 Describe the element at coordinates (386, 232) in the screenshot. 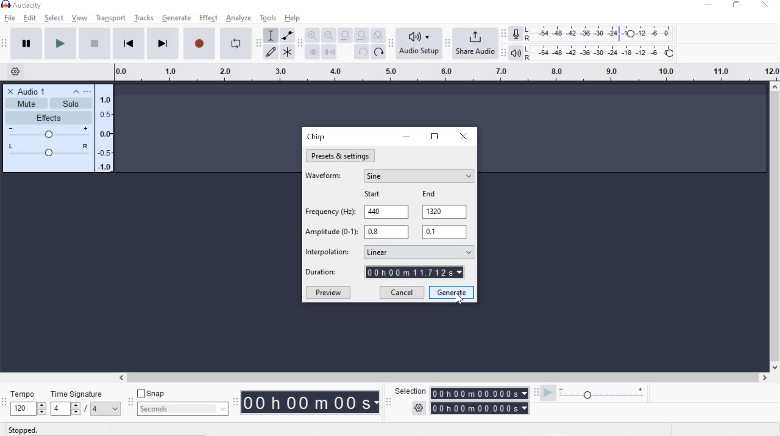

I see `Amplitude field` at that location.